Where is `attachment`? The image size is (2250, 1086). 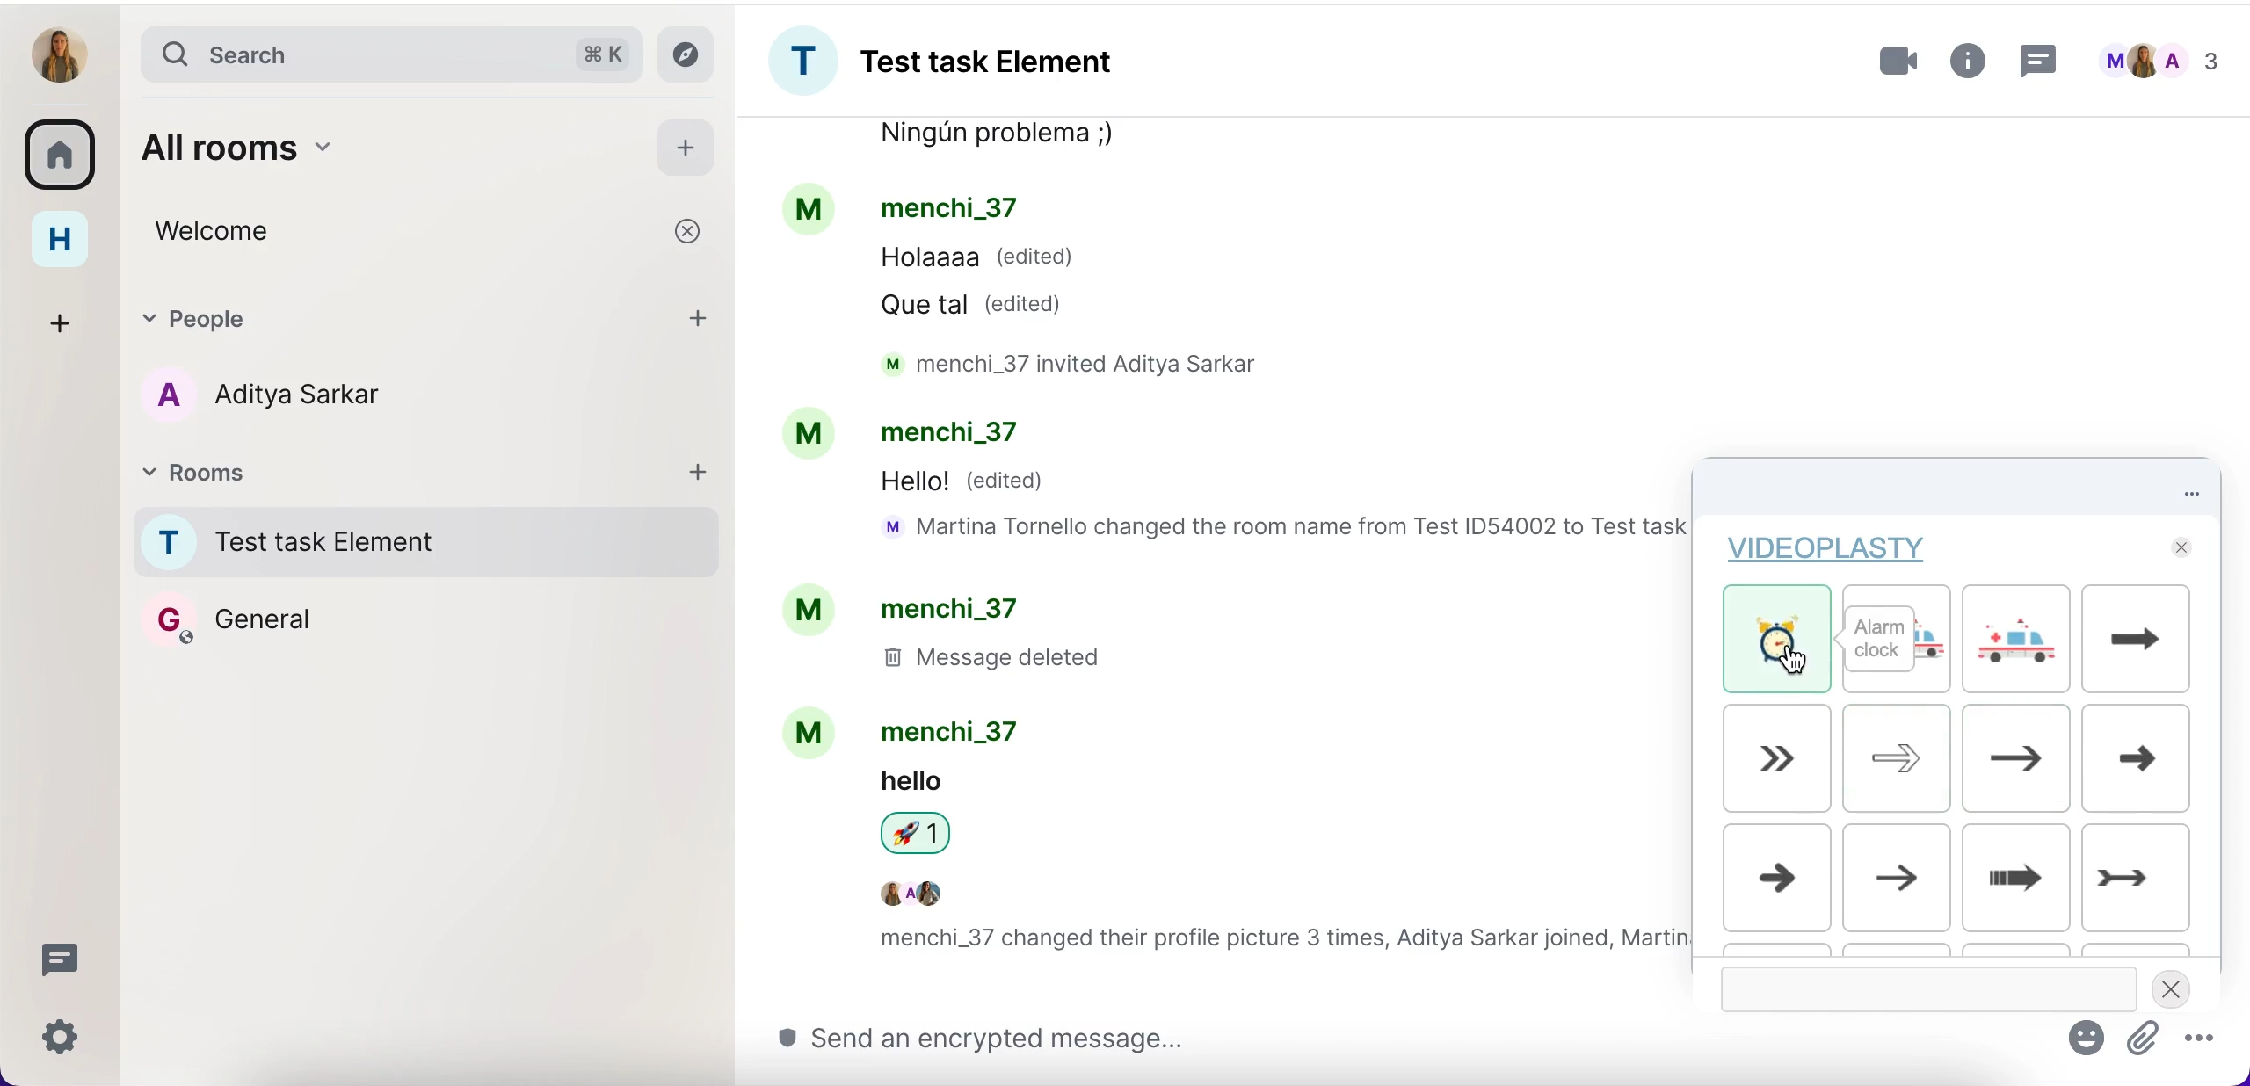
attachment is located at coordinates (2146, 1039).